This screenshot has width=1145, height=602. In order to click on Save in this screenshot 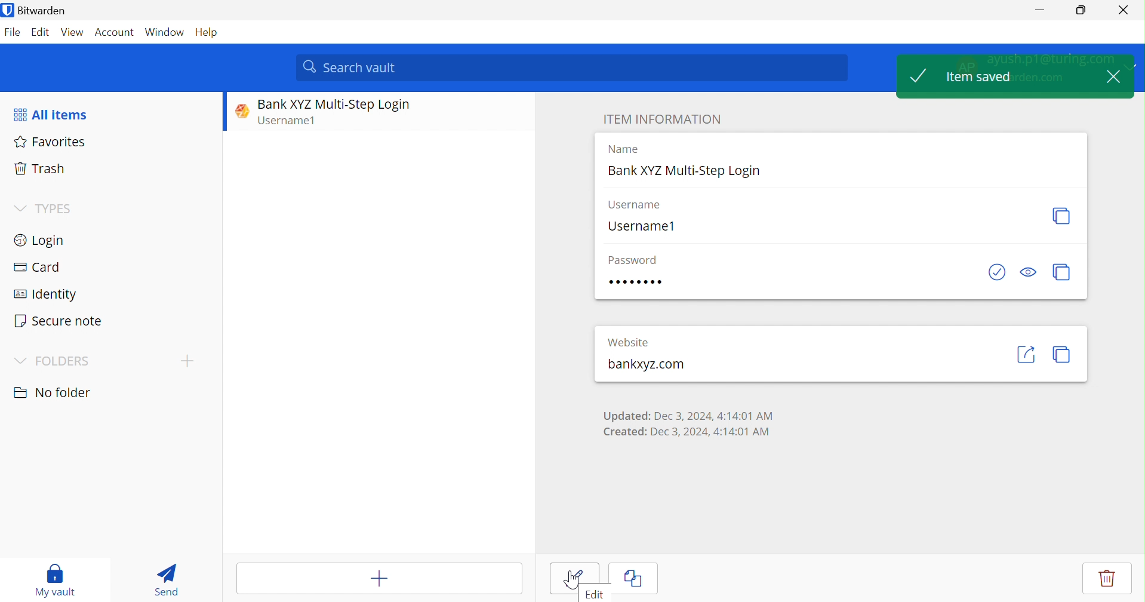, I will do `click(571, 576)`.